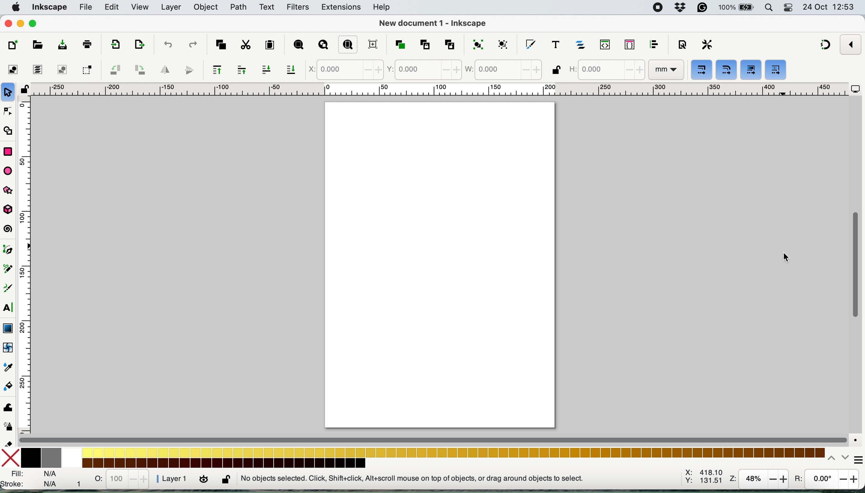  Describe the element at coordinates (346, 44) in the screenshot. I see `zoom page` at that location.